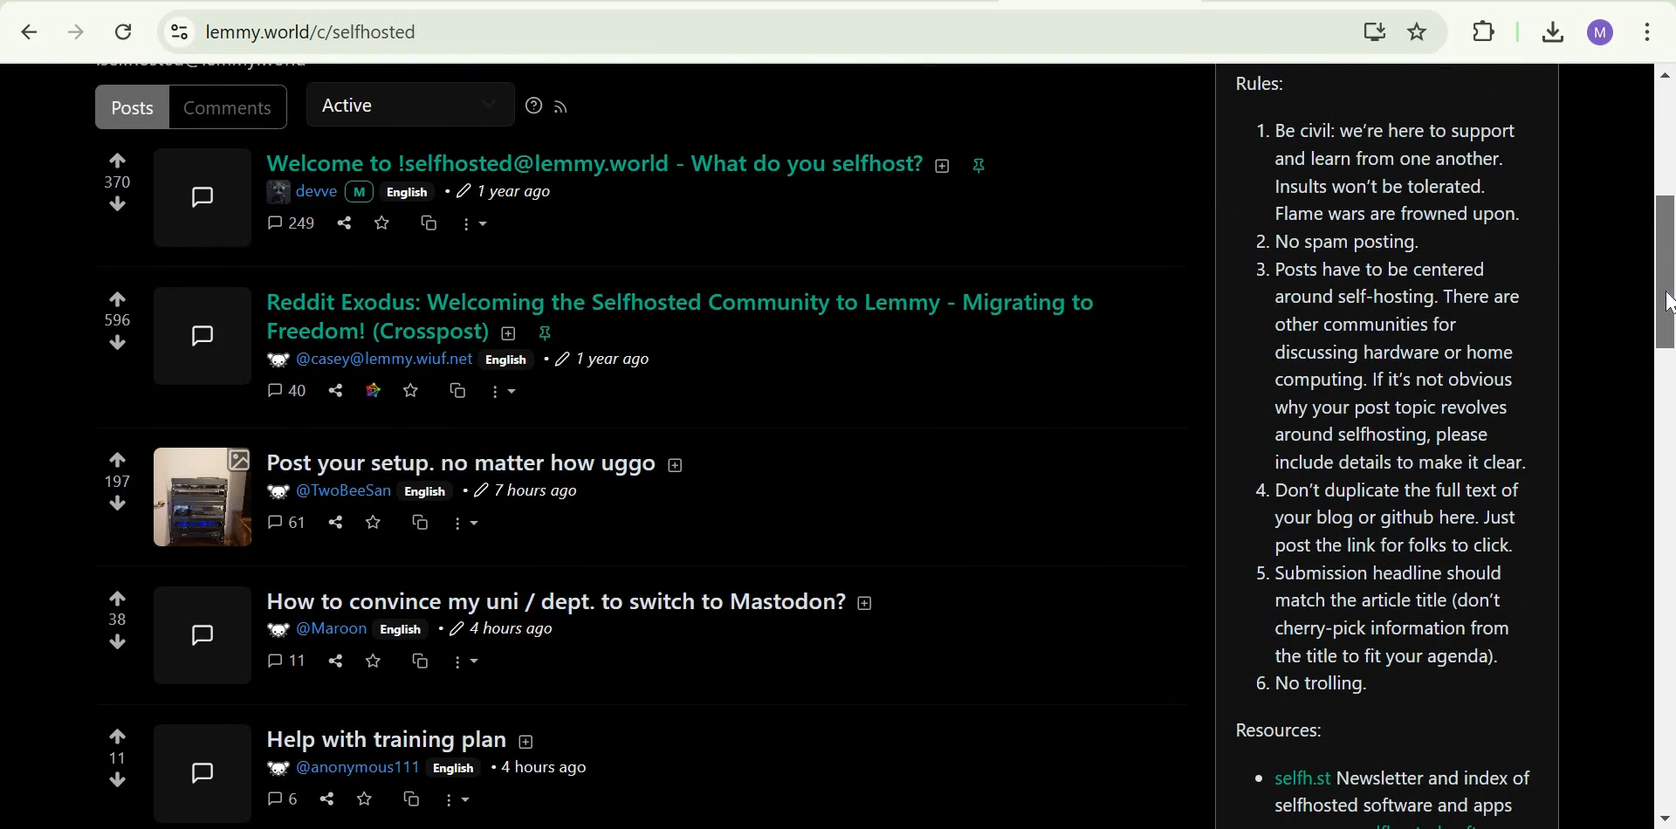 Image resolution: width=1676 pixels, height=829 pixels. Describe the element at coordinates (365, 798) in the screenshot. I see `save` at that location.